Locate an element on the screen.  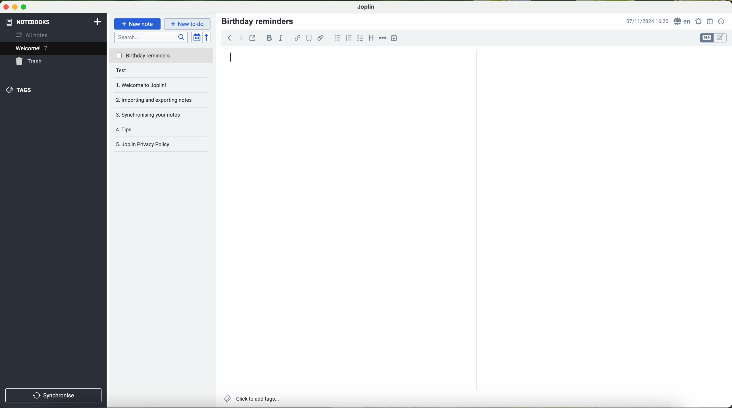
screen buttons is located at coordinates (17, 7).